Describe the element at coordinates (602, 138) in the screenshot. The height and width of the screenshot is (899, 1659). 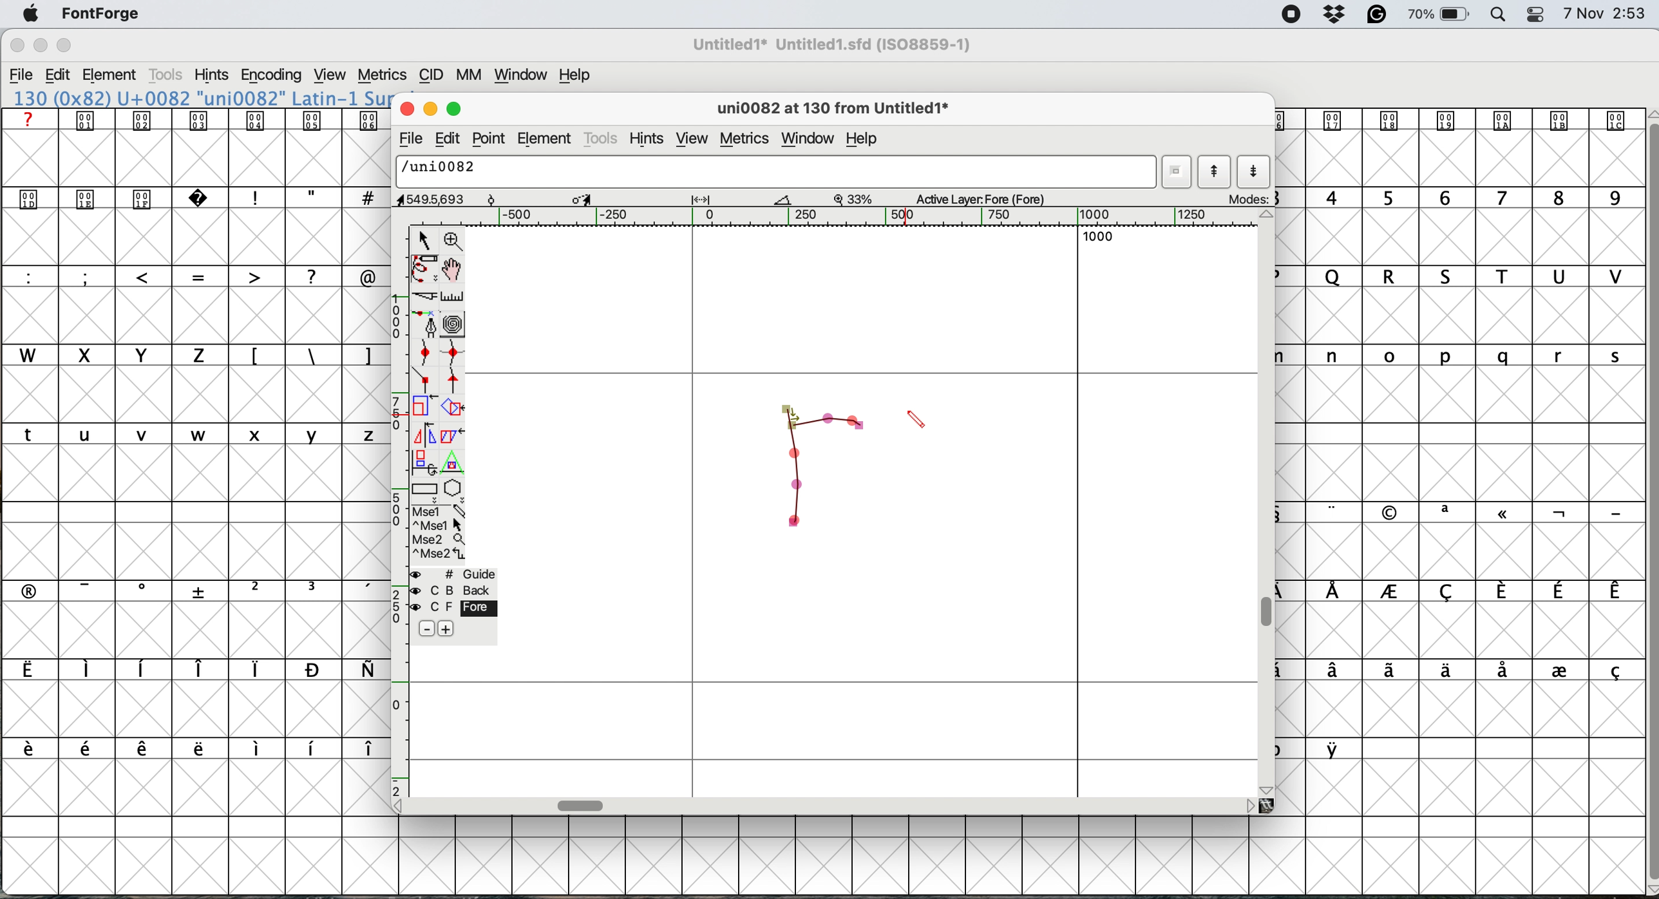
I see `tools` at that location.